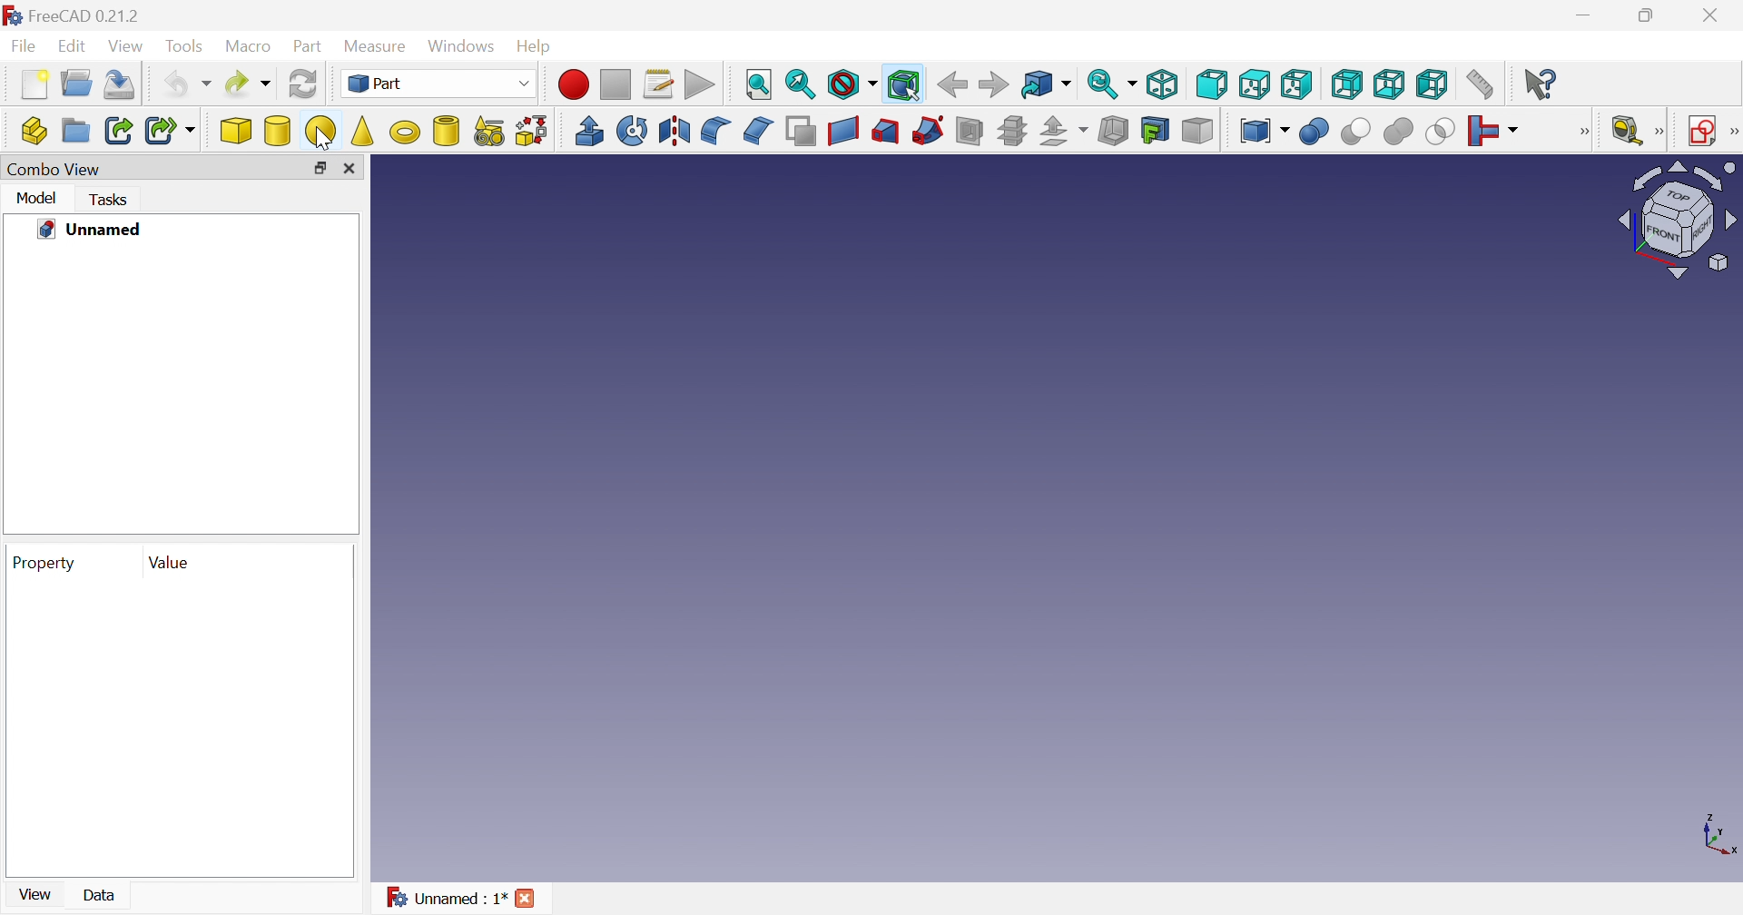 The width and height of the screenshot is (1743, 915). What do you see at coordinates (46, 561) in the screenshot?
I see `Property` at bounding box center [46, 561].